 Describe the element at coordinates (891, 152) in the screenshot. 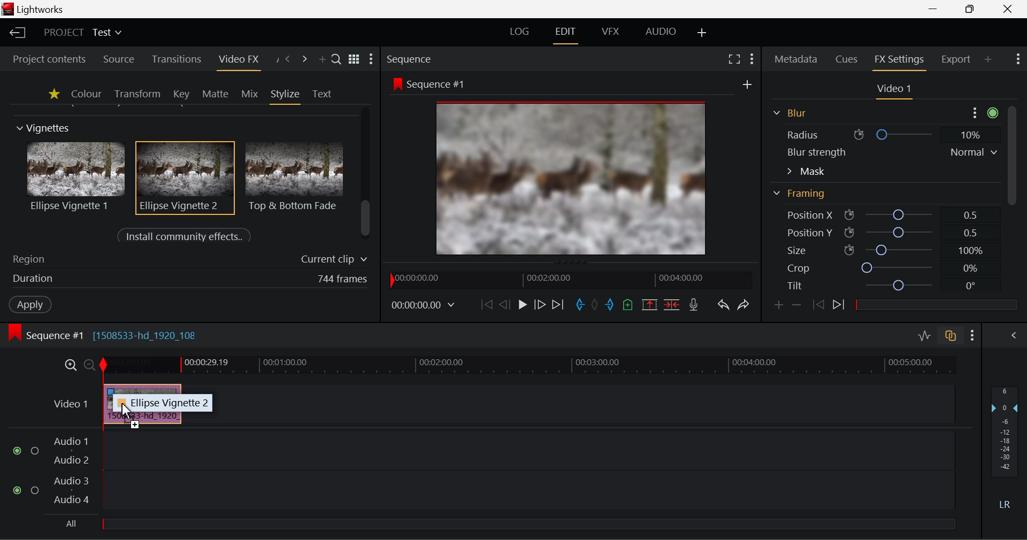

I see `Blur strength Normal v` at that location.